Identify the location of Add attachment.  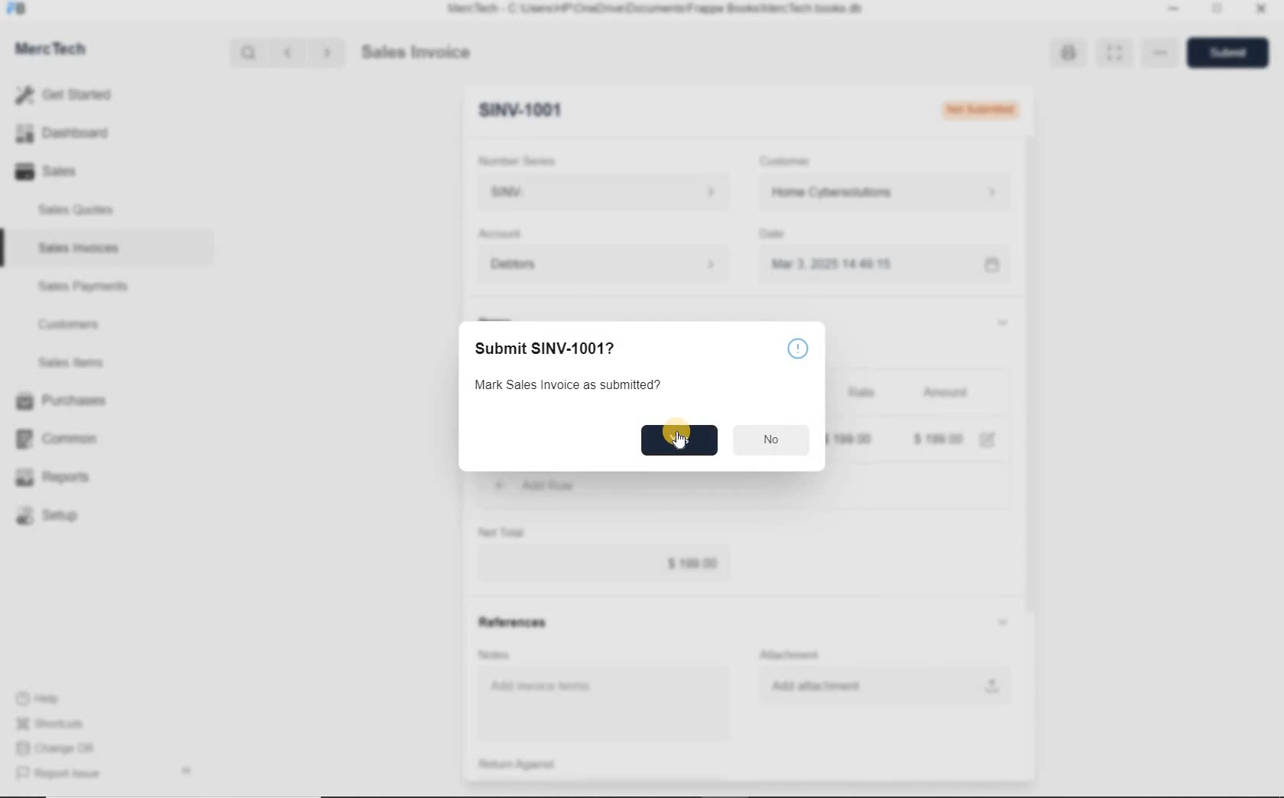
(884, 685).